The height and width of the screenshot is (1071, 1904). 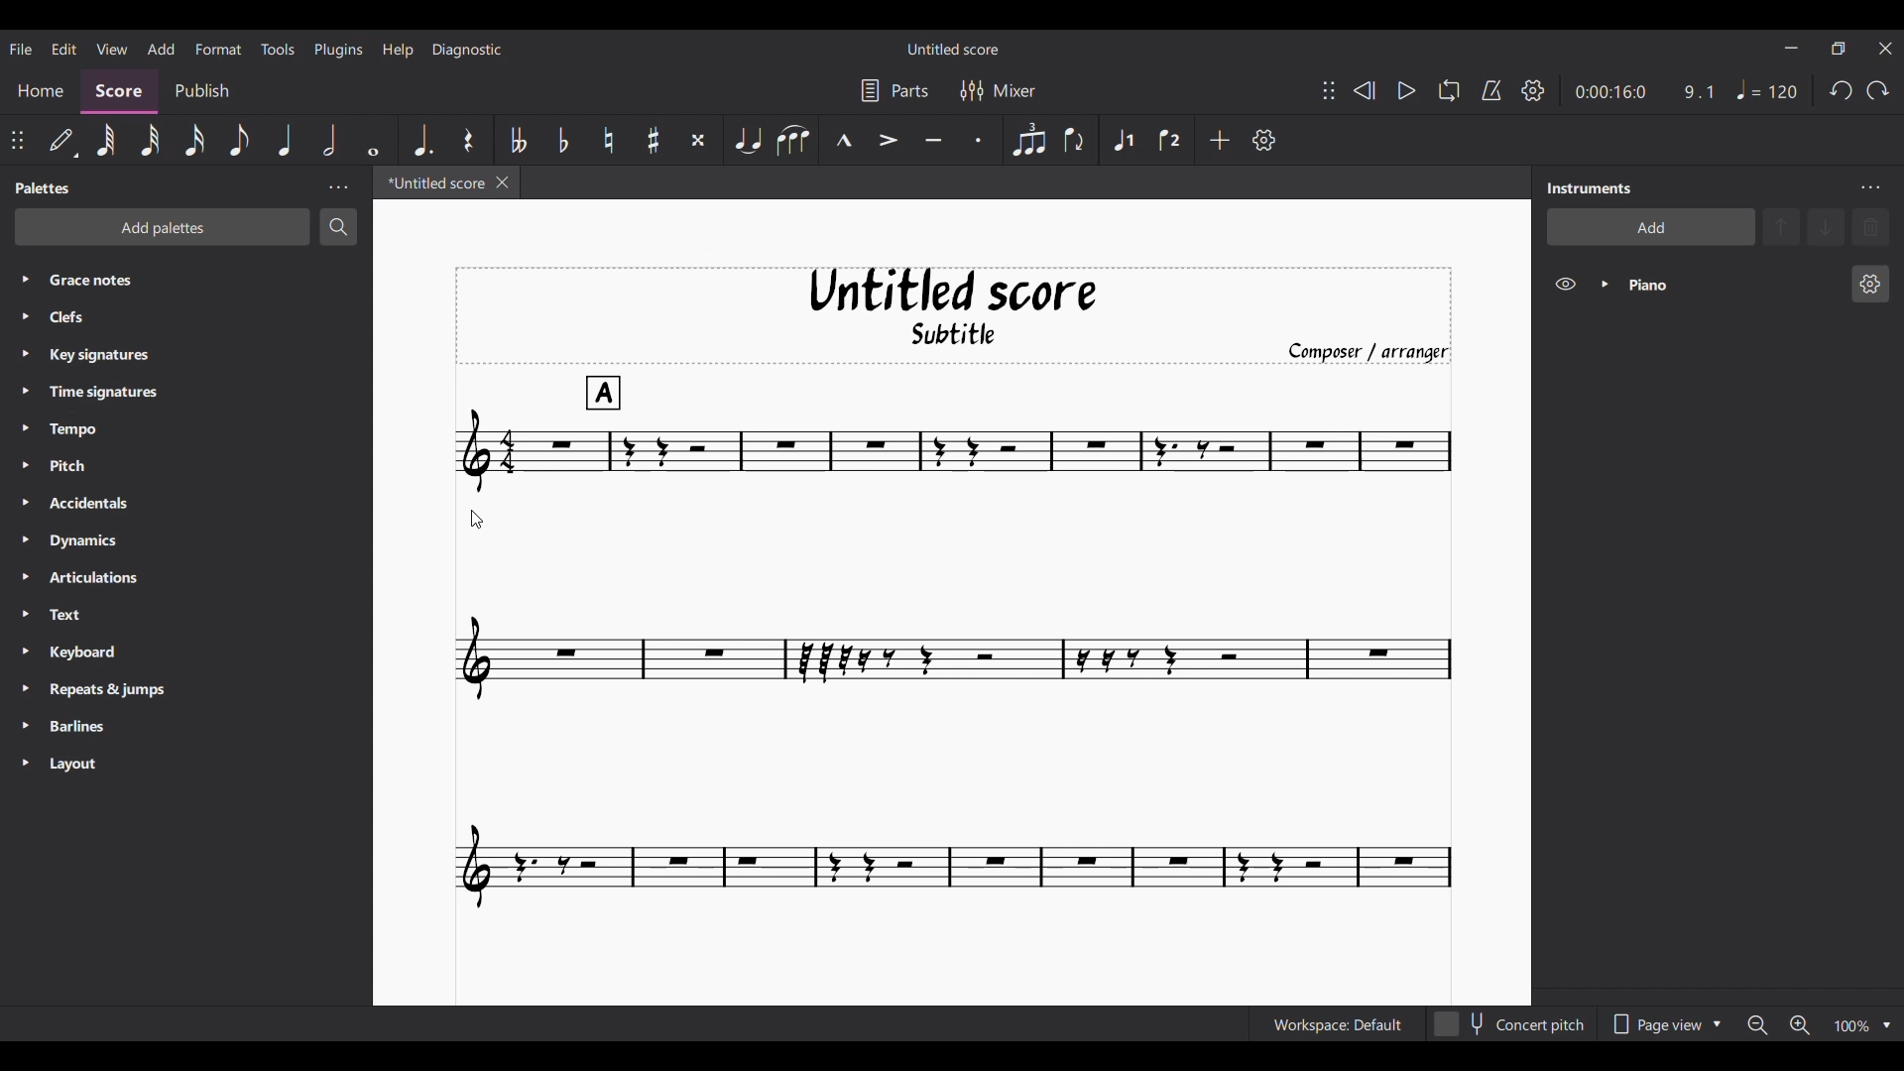 I want to click on Toggle flat, so click(x=564, y=140).